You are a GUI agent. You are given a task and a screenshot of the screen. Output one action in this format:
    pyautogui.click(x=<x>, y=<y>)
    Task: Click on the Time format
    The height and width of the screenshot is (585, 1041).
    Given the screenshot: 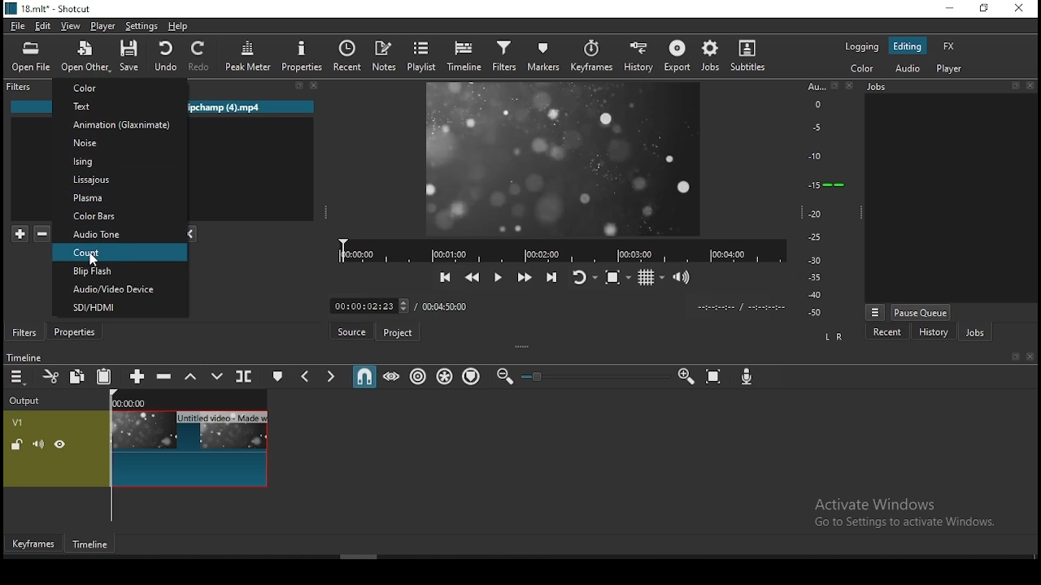 What is the action you would take?
    pyautogui.click(x=741, y=306)
    